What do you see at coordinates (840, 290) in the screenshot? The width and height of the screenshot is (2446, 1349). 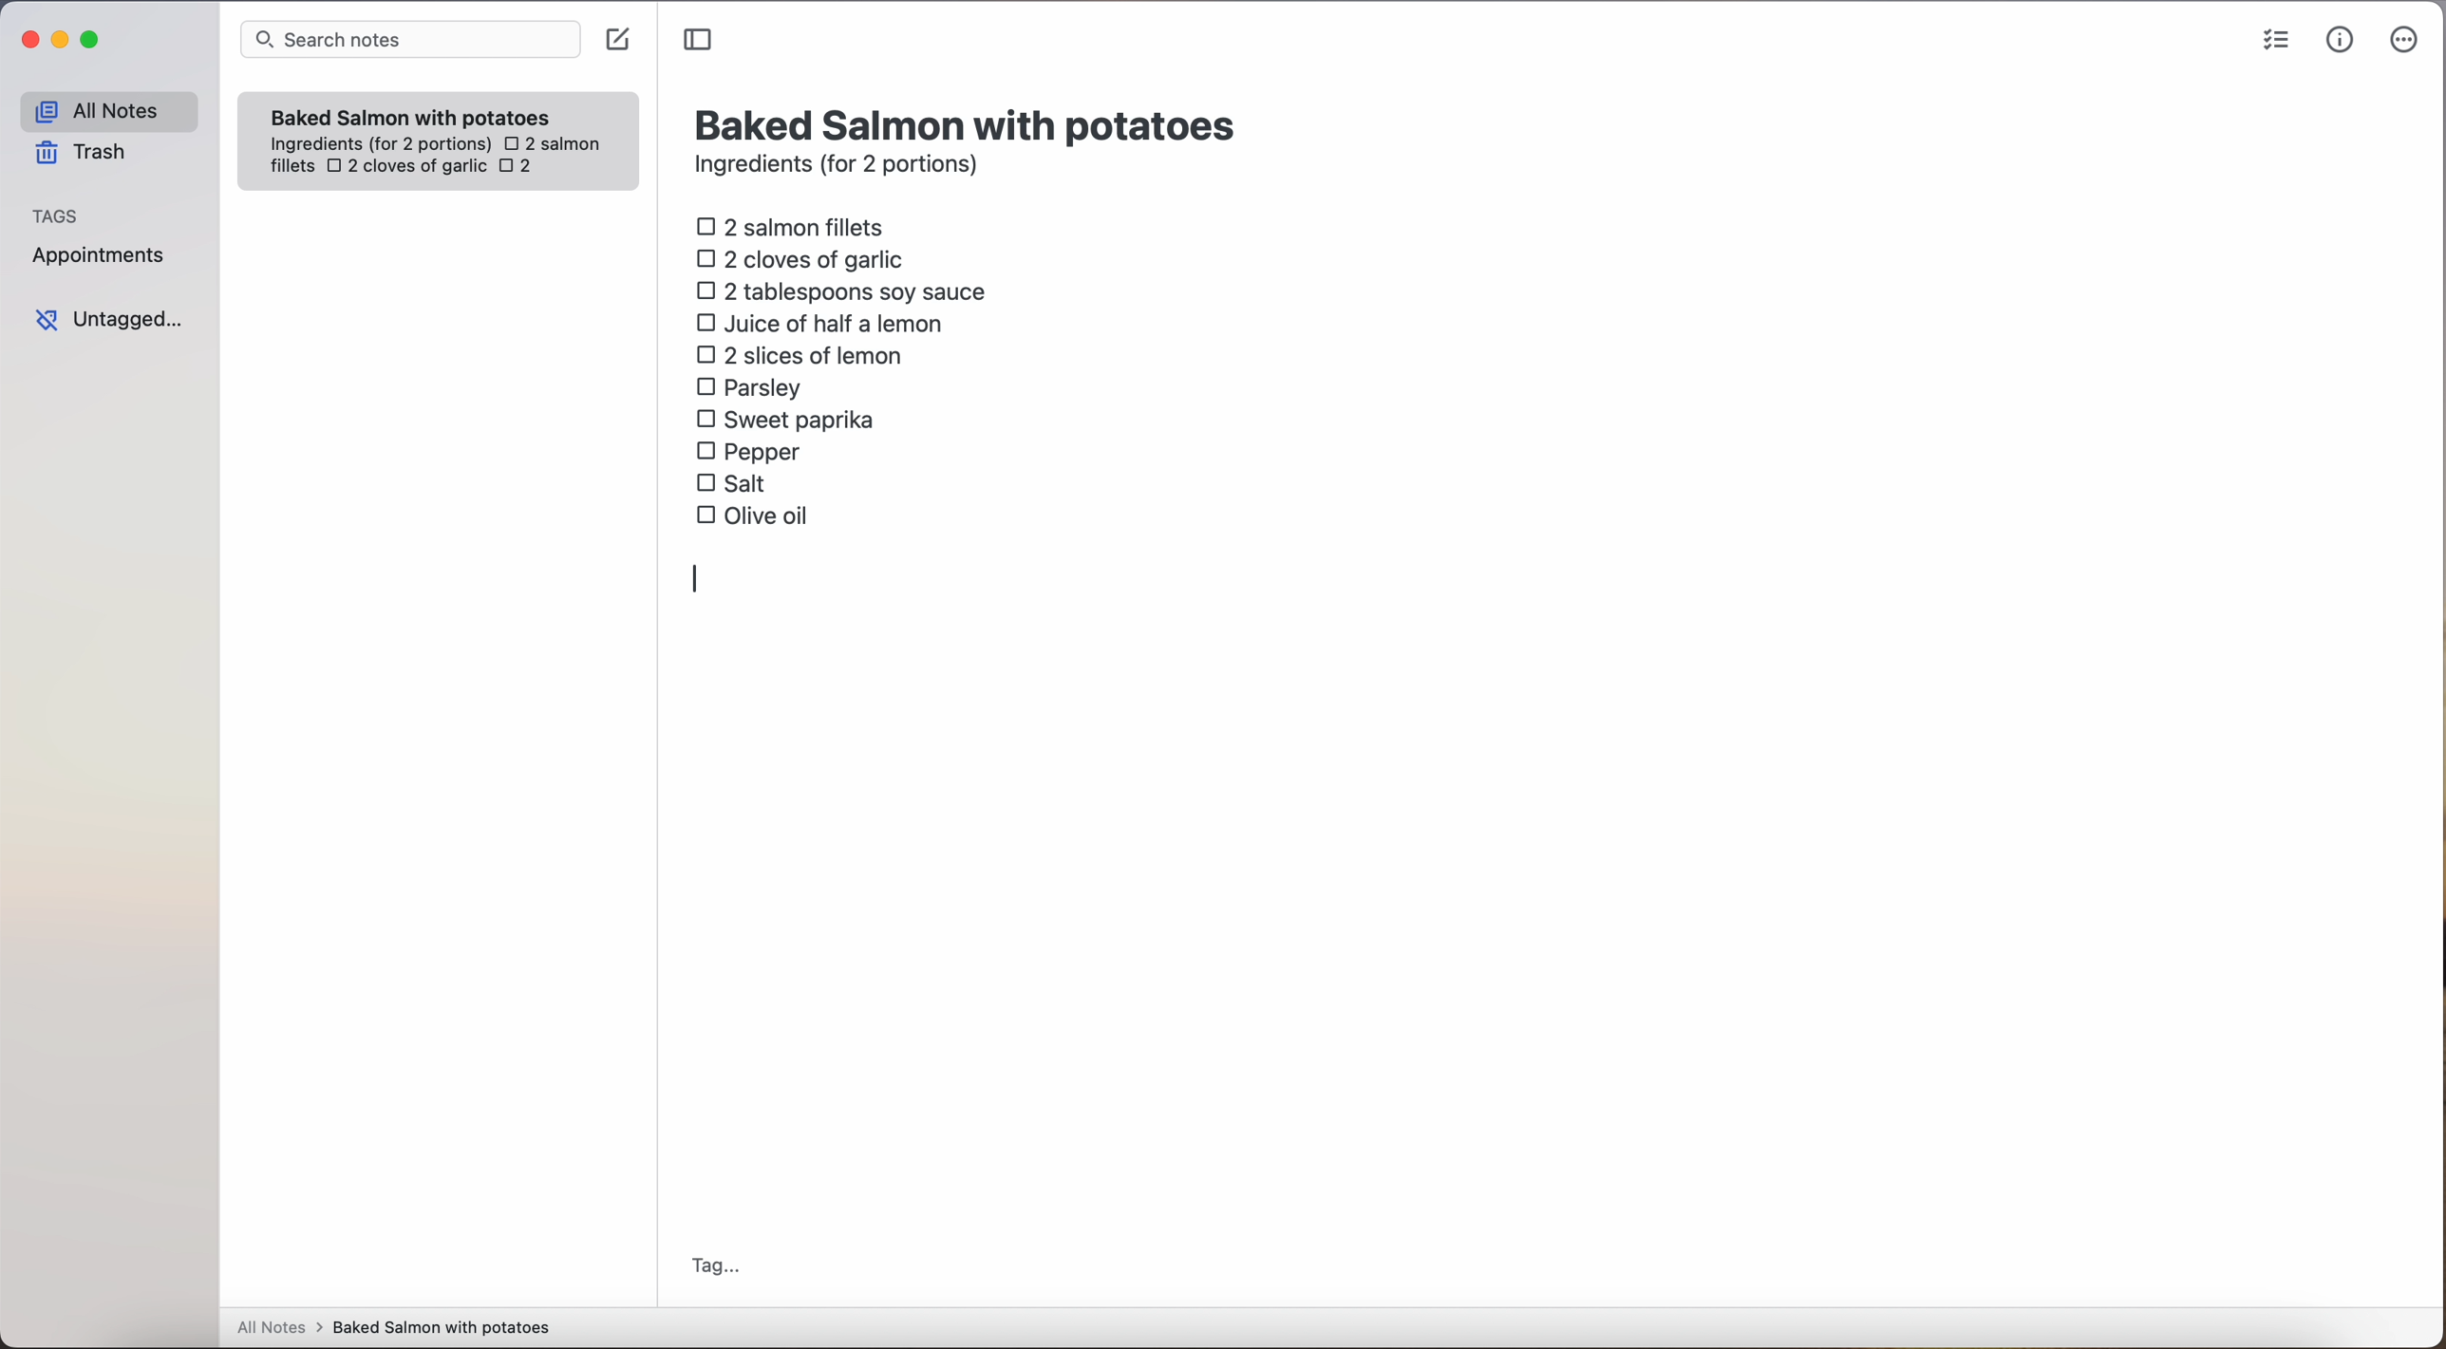 I see `2 tablespoons soy sauce` at bounding box center [840, 290].